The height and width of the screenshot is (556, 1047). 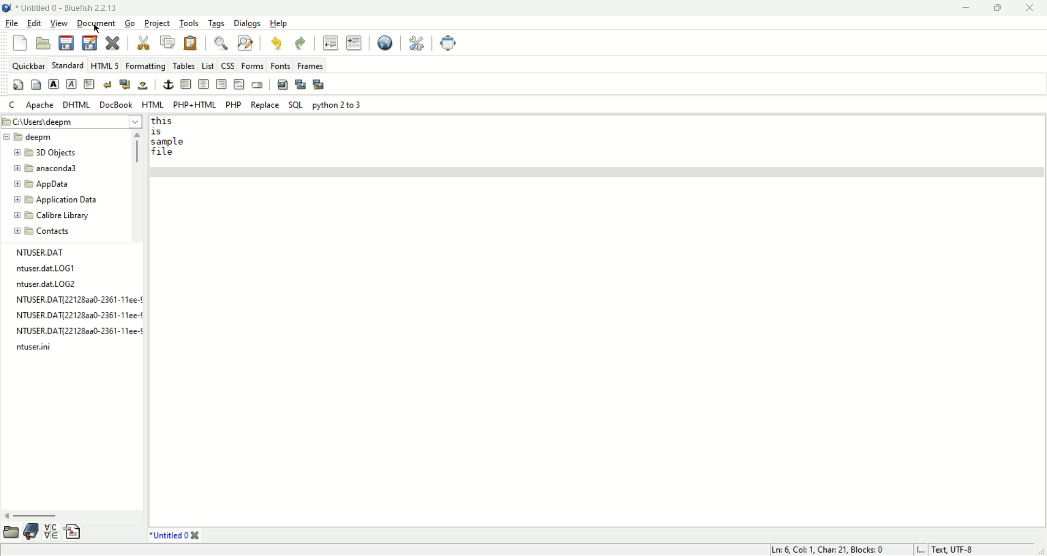 I want to click on right justify, so click(x=221, y=84).